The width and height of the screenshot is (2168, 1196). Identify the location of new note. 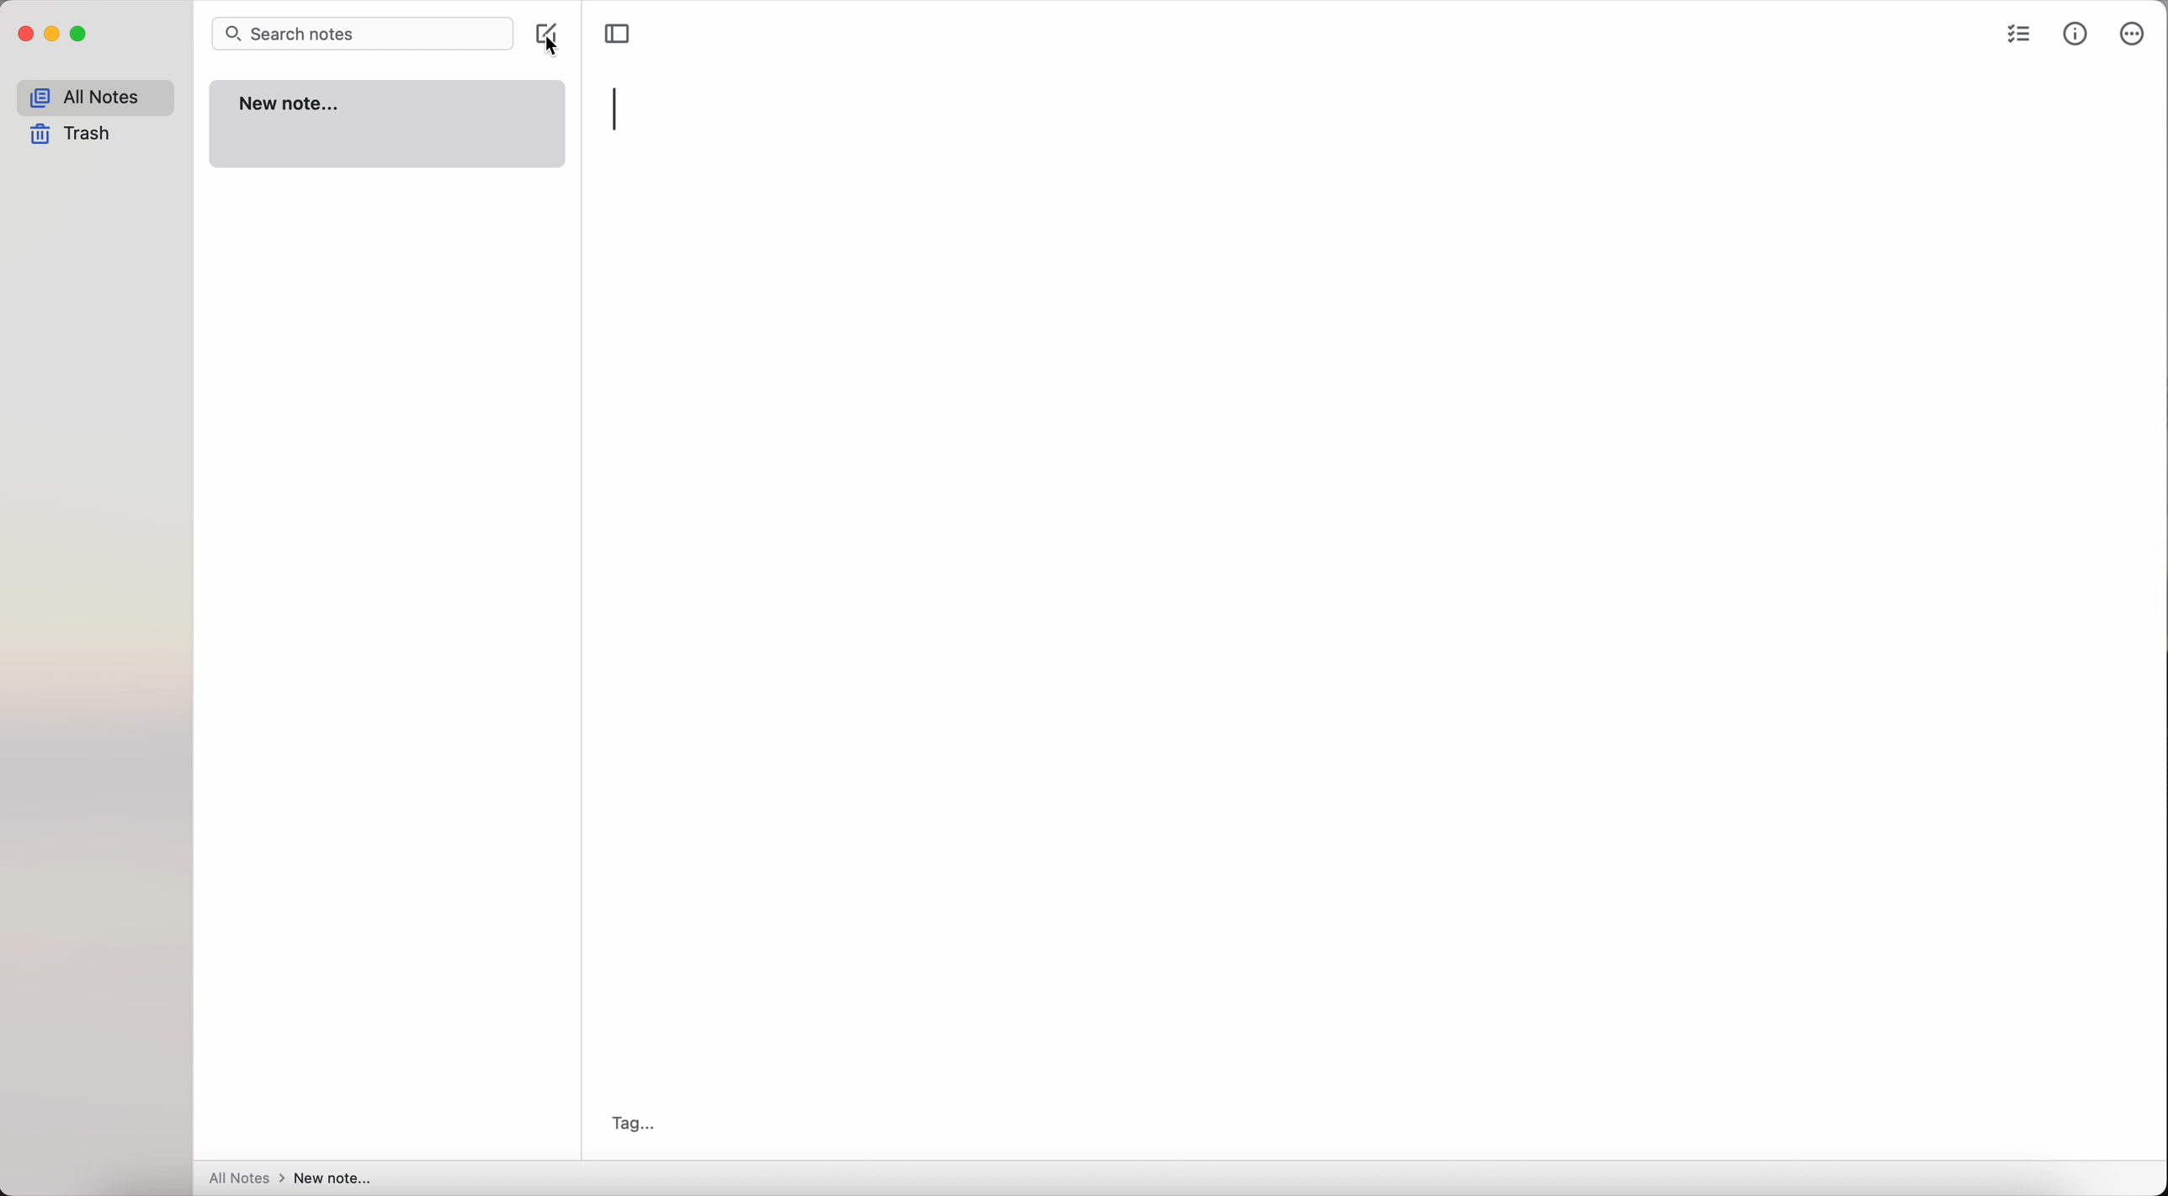
(388, 123).